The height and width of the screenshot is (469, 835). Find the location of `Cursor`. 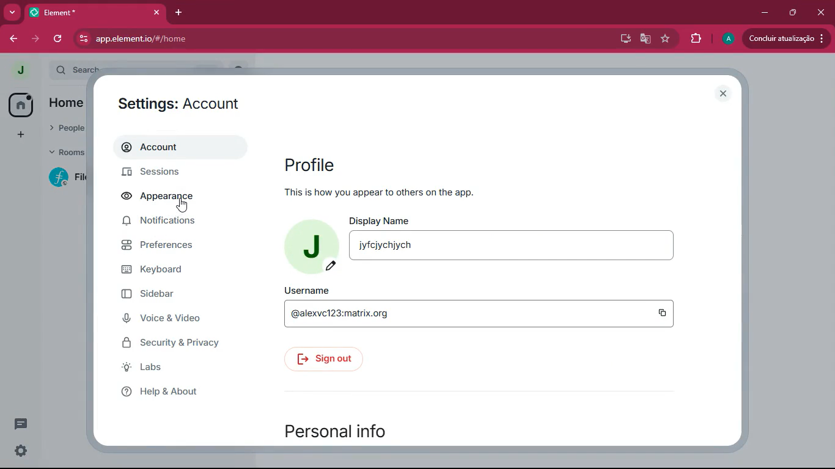

Cursor is located at coordinates (182, 205).